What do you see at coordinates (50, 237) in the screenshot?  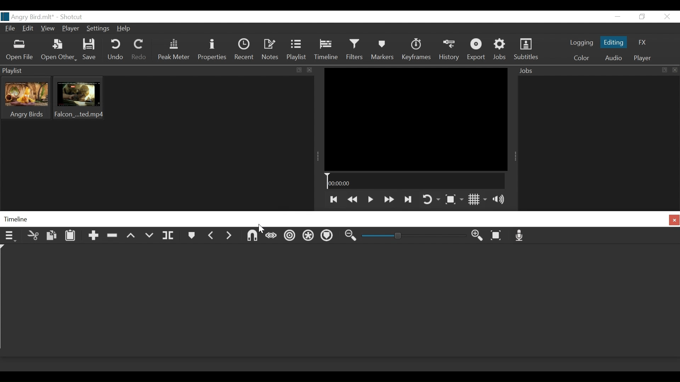 I see `Copy` at bounding box center [50, 237].